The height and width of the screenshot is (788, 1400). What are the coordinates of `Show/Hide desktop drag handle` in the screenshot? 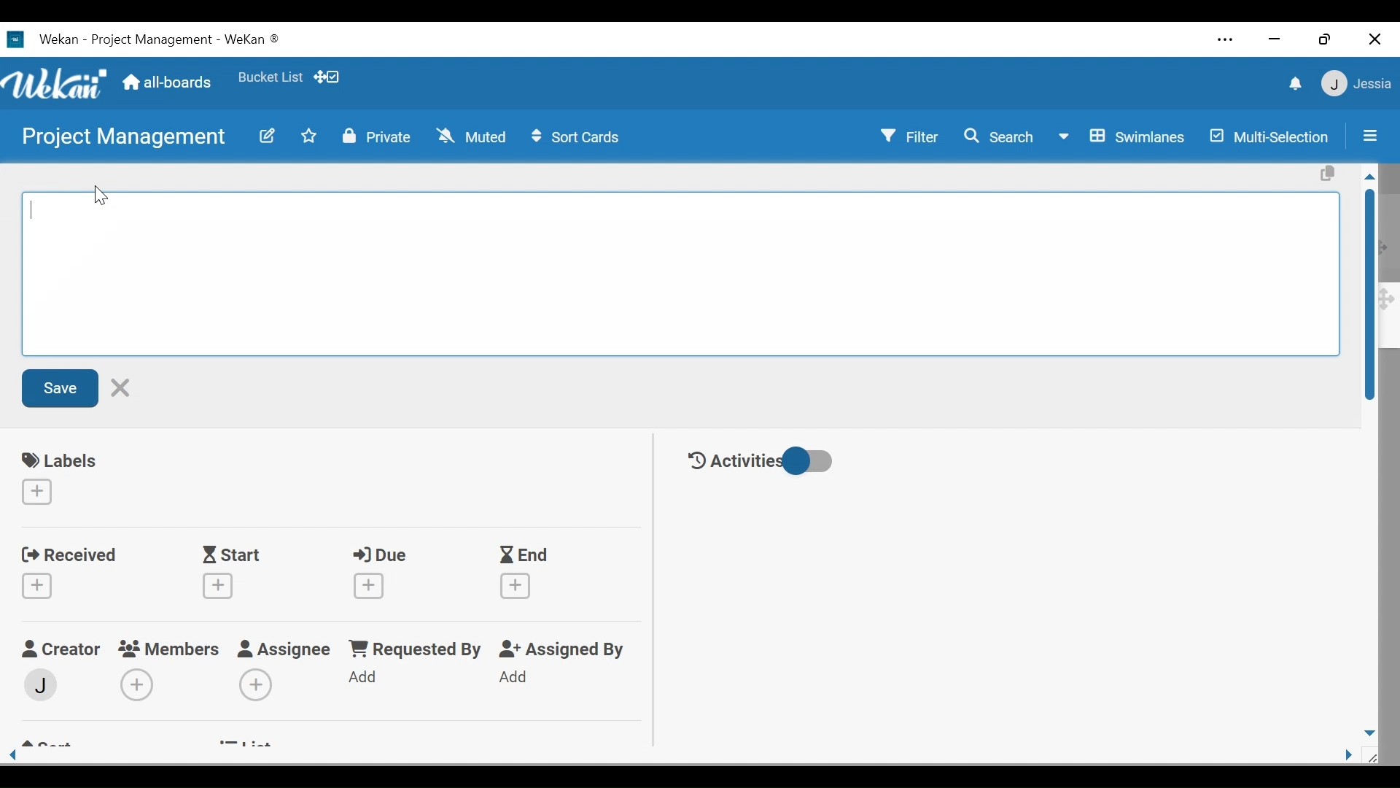 It's located at (326, 77).